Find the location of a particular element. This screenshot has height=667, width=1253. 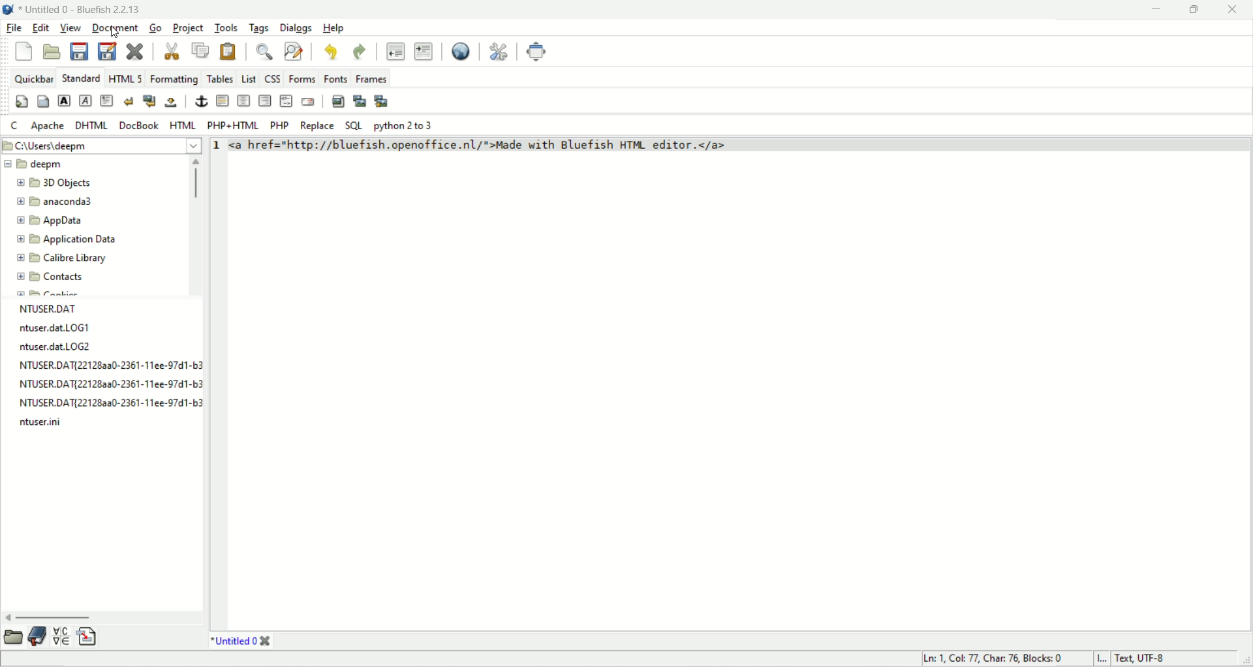

go is located at coordinates (153, 29).